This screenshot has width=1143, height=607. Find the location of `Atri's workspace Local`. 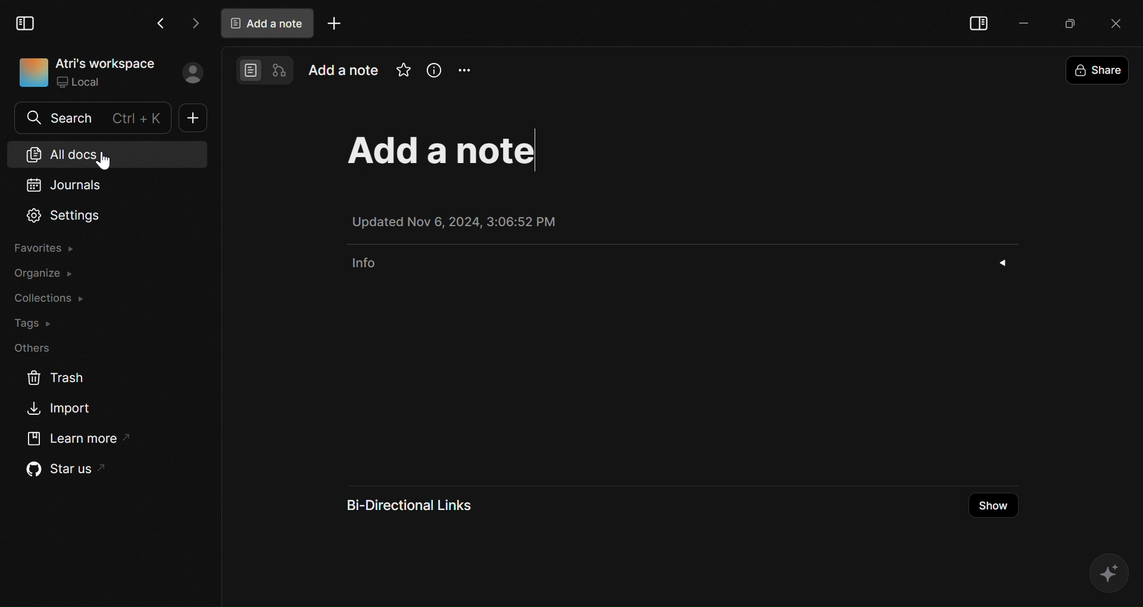

Atri's workspace Local is located at coordinates (106, 73).